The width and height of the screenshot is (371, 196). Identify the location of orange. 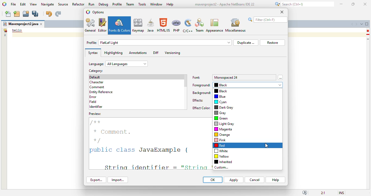
(222, 134).